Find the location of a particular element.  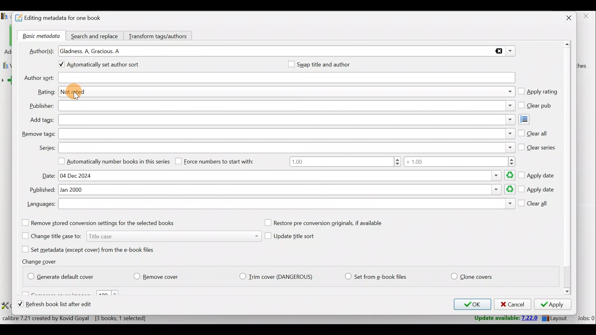

Add tags is located at coordinates (286, 120).